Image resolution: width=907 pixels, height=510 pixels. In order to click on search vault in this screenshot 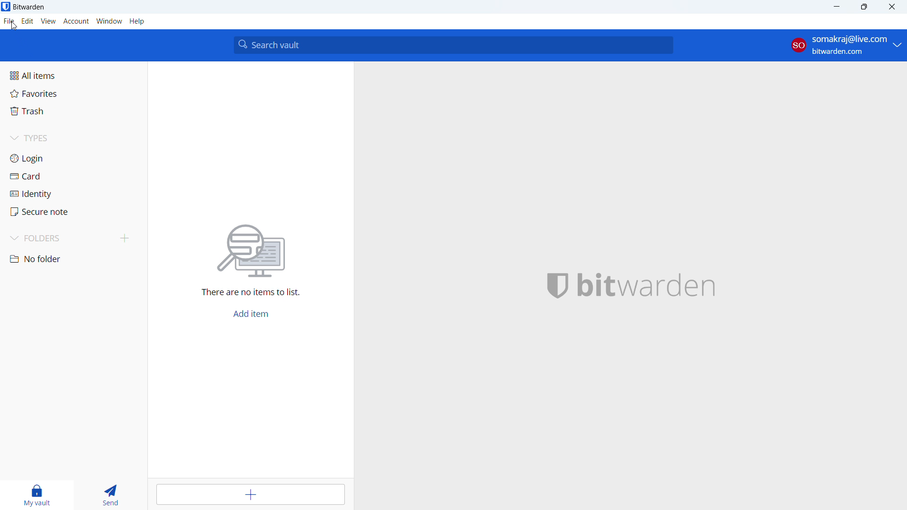, I will do `click(453, 45)`.